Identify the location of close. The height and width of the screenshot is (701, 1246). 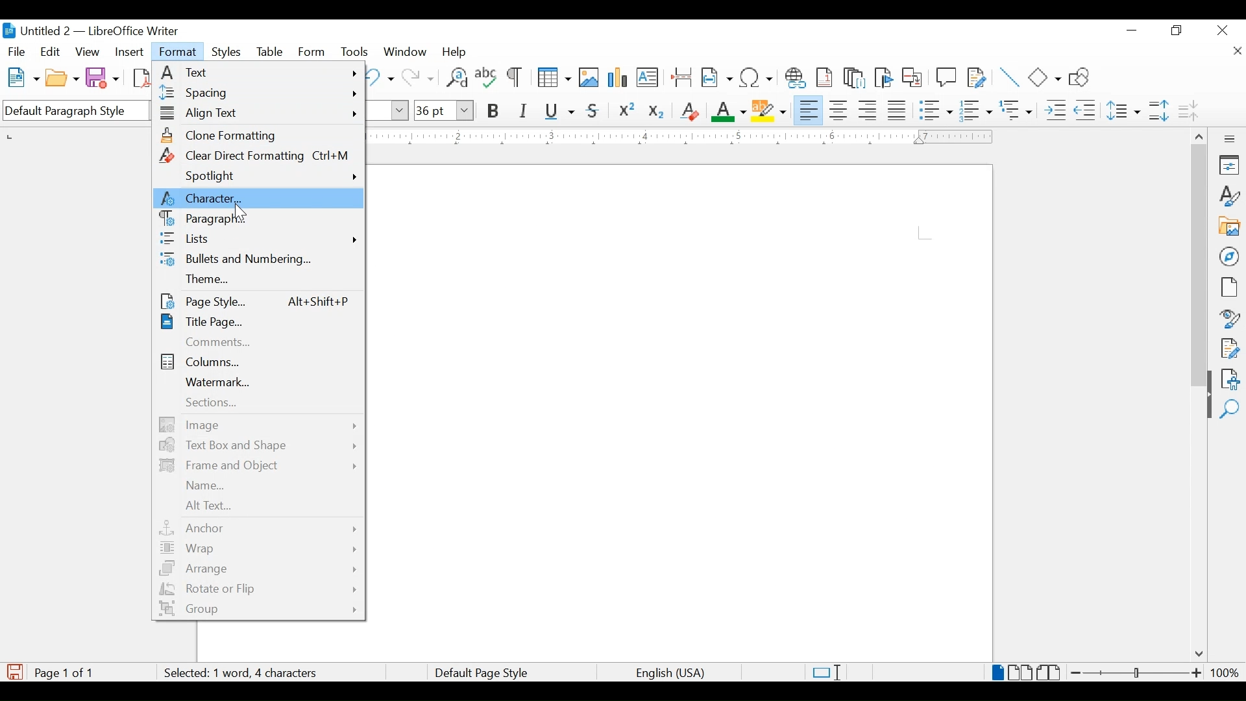
(1223, 29).